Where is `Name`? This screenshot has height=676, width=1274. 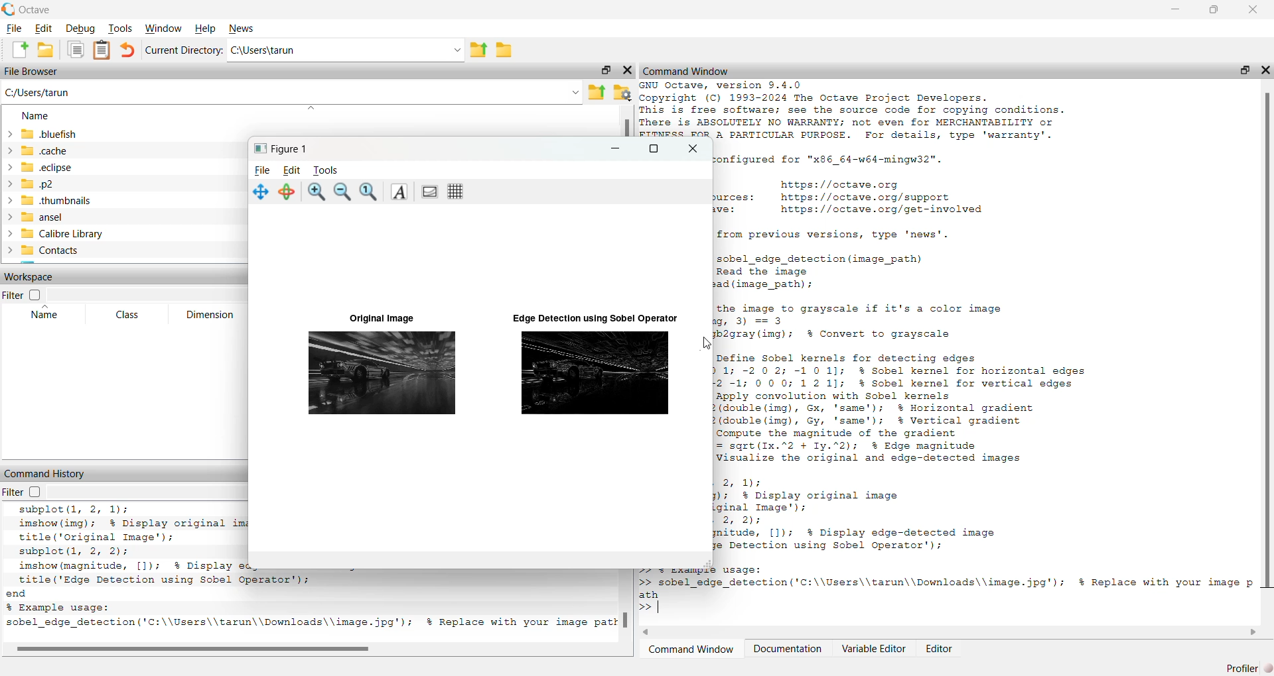 Name is located at coordinates (46, 317).